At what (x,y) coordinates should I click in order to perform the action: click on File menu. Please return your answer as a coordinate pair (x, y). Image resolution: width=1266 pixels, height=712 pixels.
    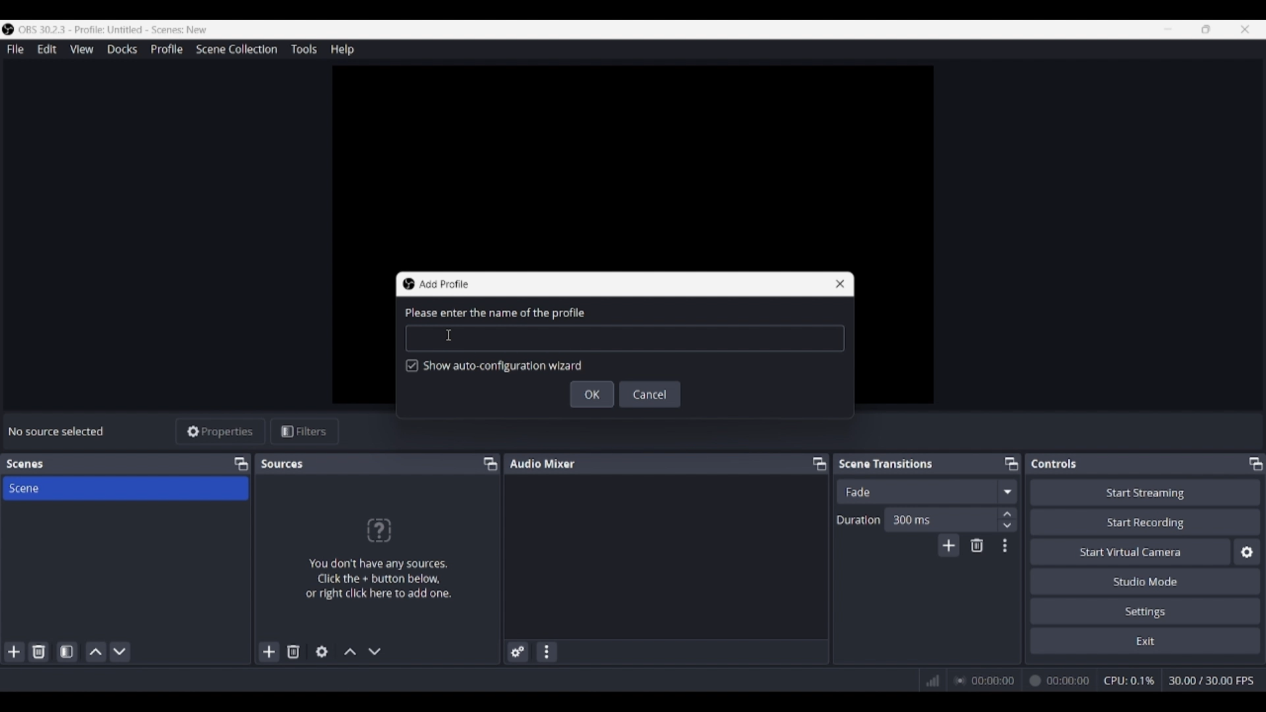
    Looking at the image, I should click on (15, 49).